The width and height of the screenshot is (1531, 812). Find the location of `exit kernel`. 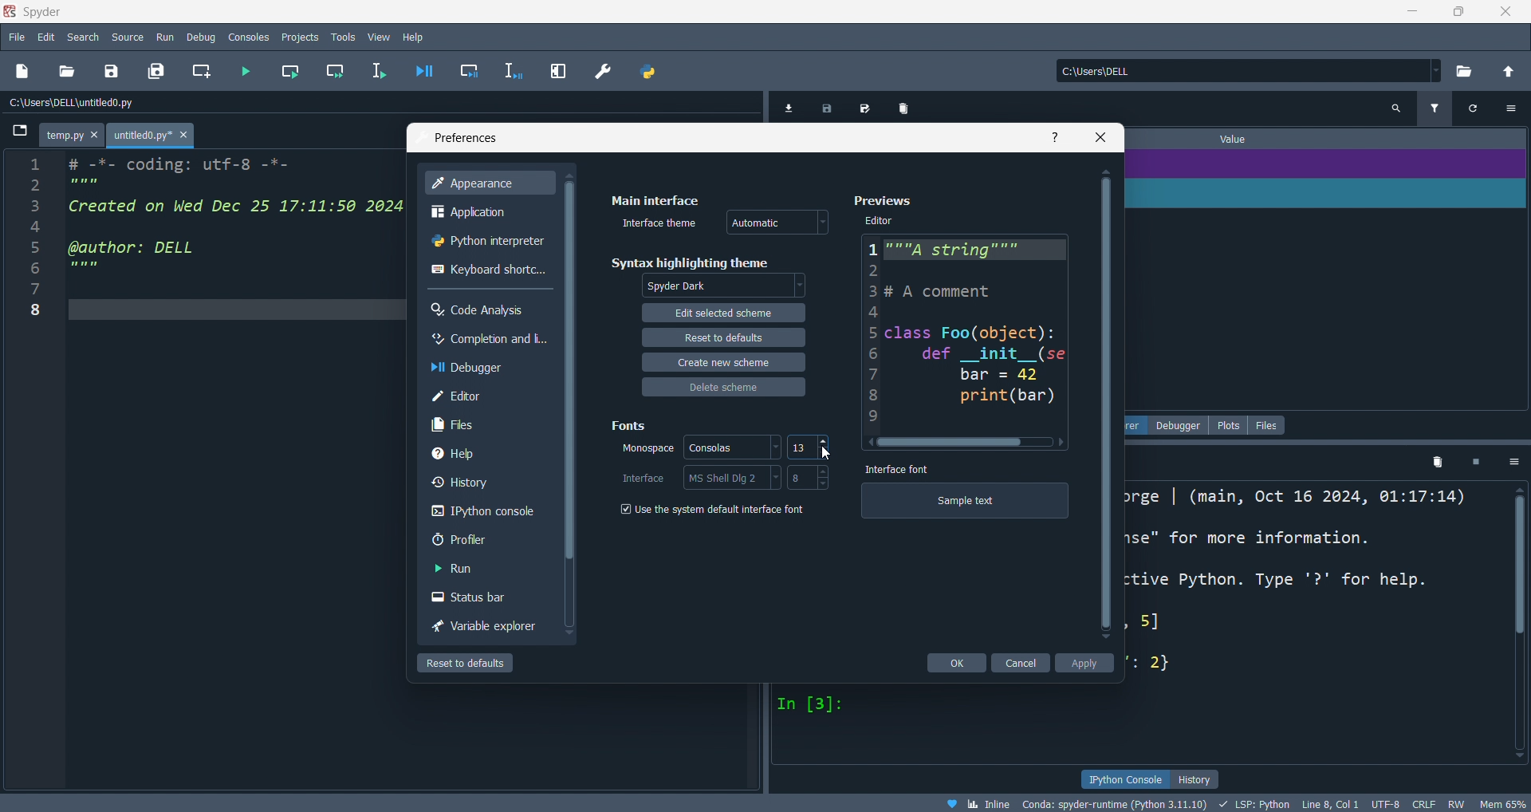

exit kernel is located at coordinates (1478, 462).